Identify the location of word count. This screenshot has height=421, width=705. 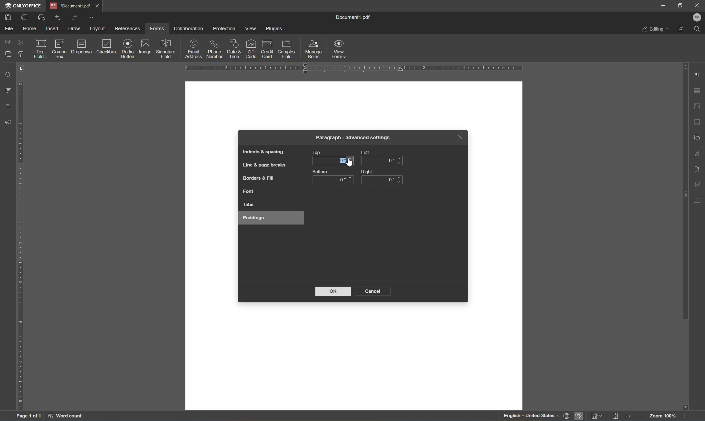
(70, 416).